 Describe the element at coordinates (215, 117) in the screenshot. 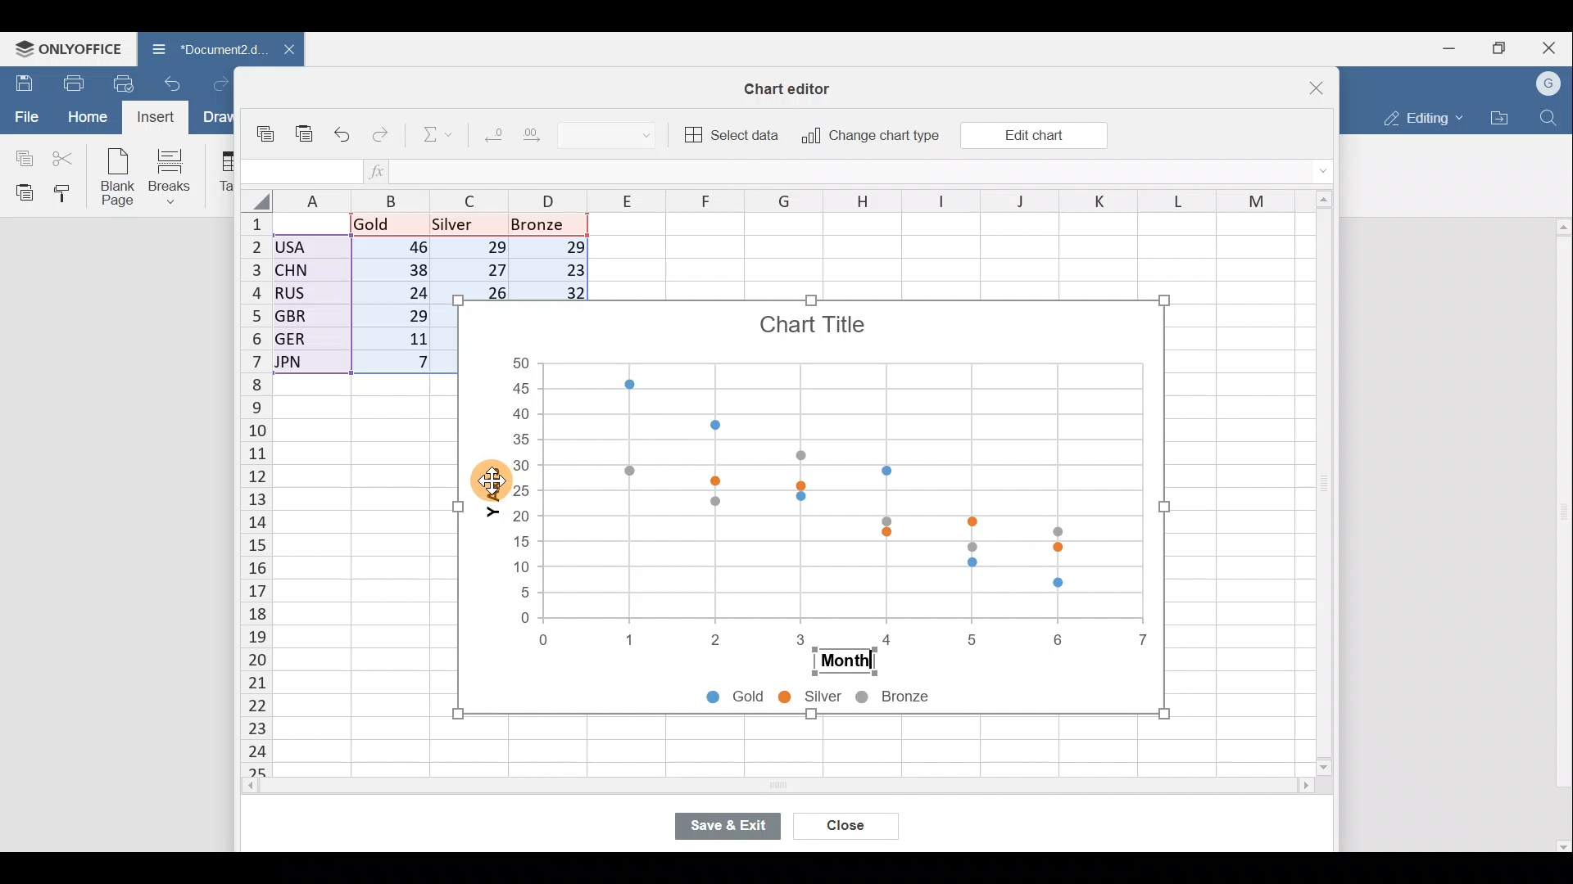

I see `Draw` at that location.